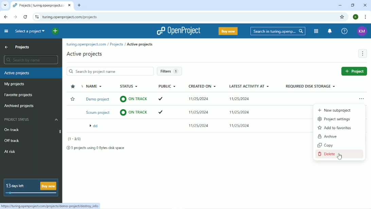 This screenshot has height=209, width=371. Describe the element at coordinates (31, 188) in the screenshot. I see `13 days left buy now` at that location.